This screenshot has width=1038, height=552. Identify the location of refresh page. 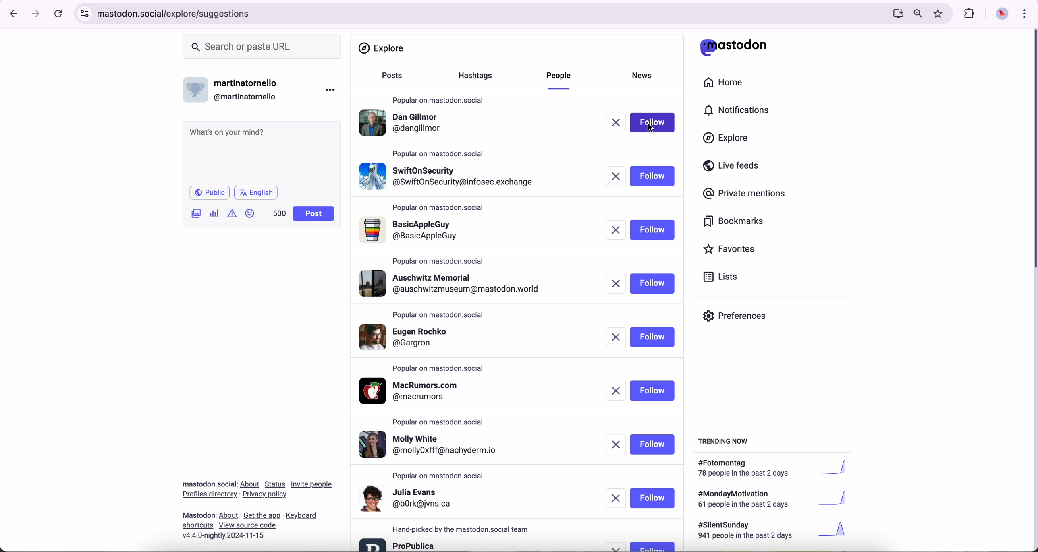
(59, 14).